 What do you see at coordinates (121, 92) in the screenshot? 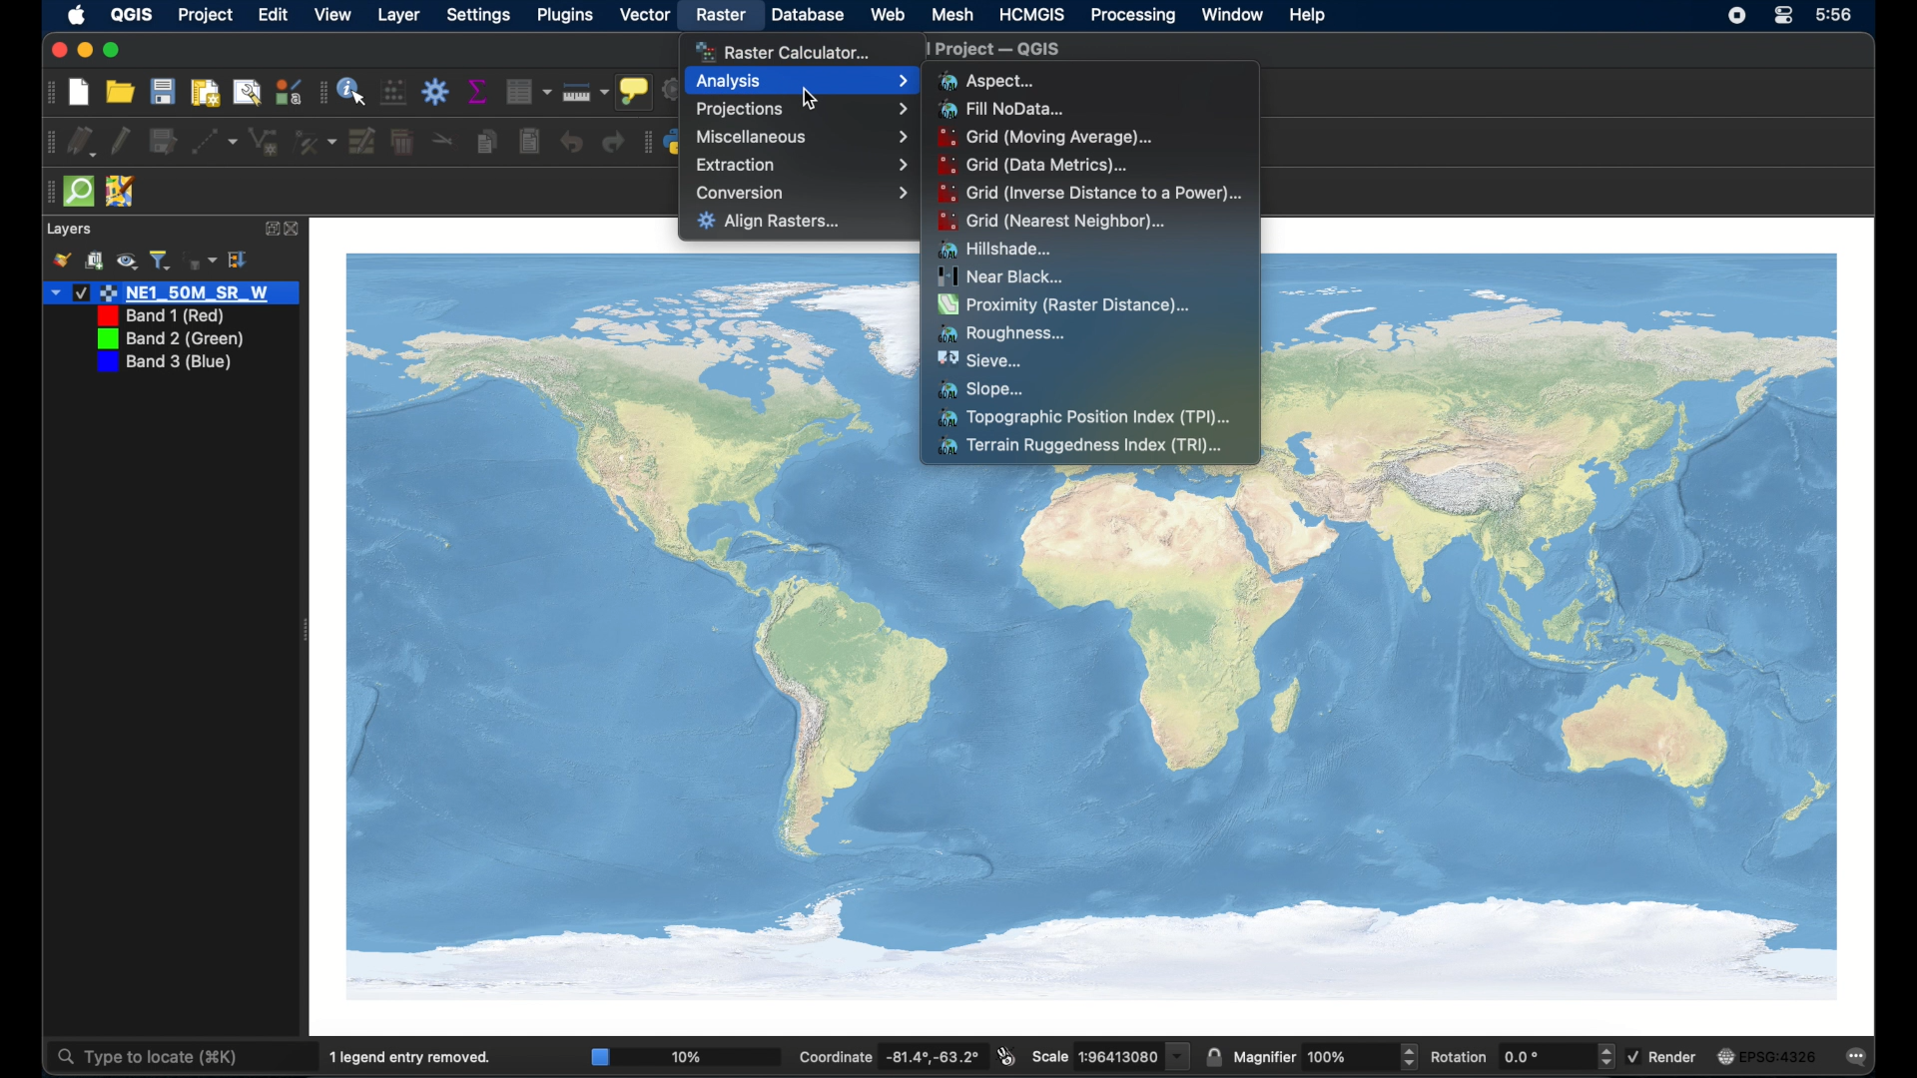
I see `open` at bounding box center [121, 92].